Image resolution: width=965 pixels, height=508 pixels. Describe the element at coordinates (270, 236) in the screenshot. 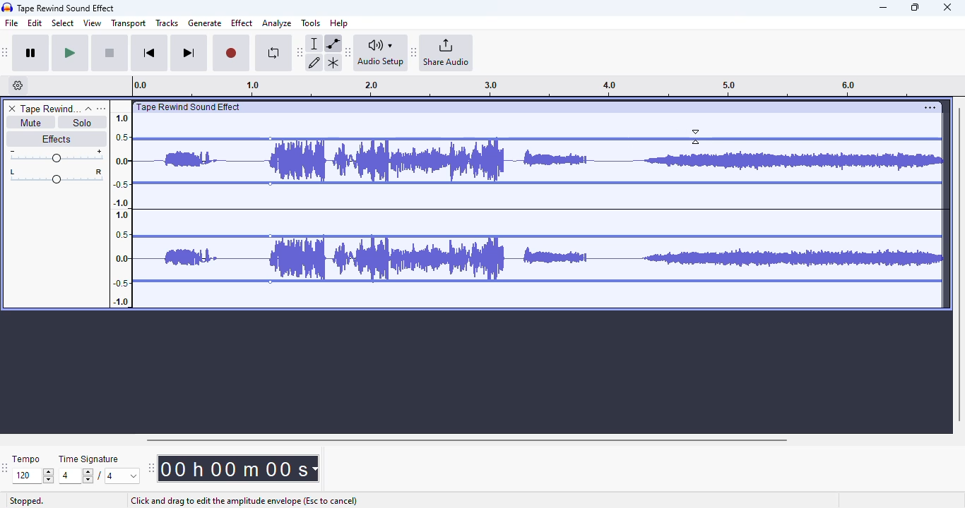

I see `Control point` at that location.